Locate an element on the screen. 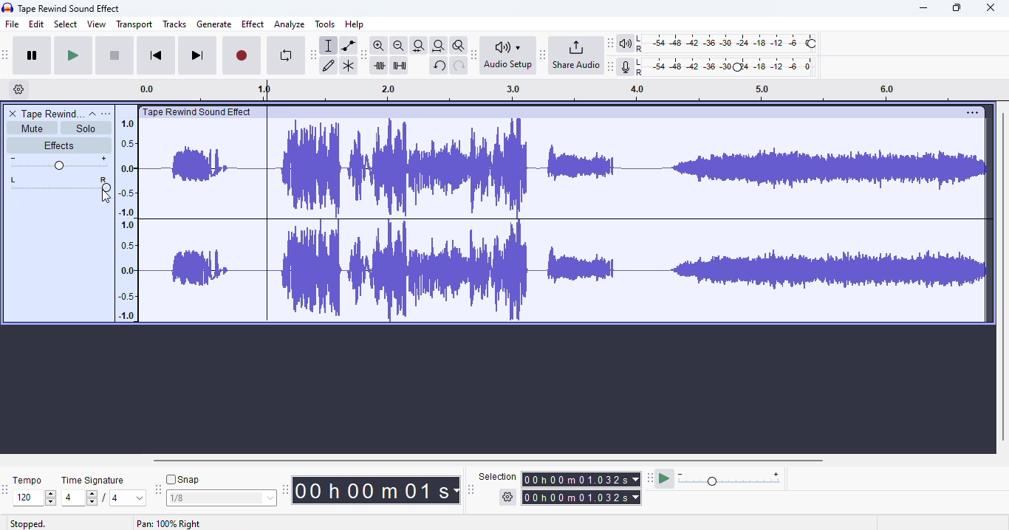  skip to end is located at coordinates (196, 55).